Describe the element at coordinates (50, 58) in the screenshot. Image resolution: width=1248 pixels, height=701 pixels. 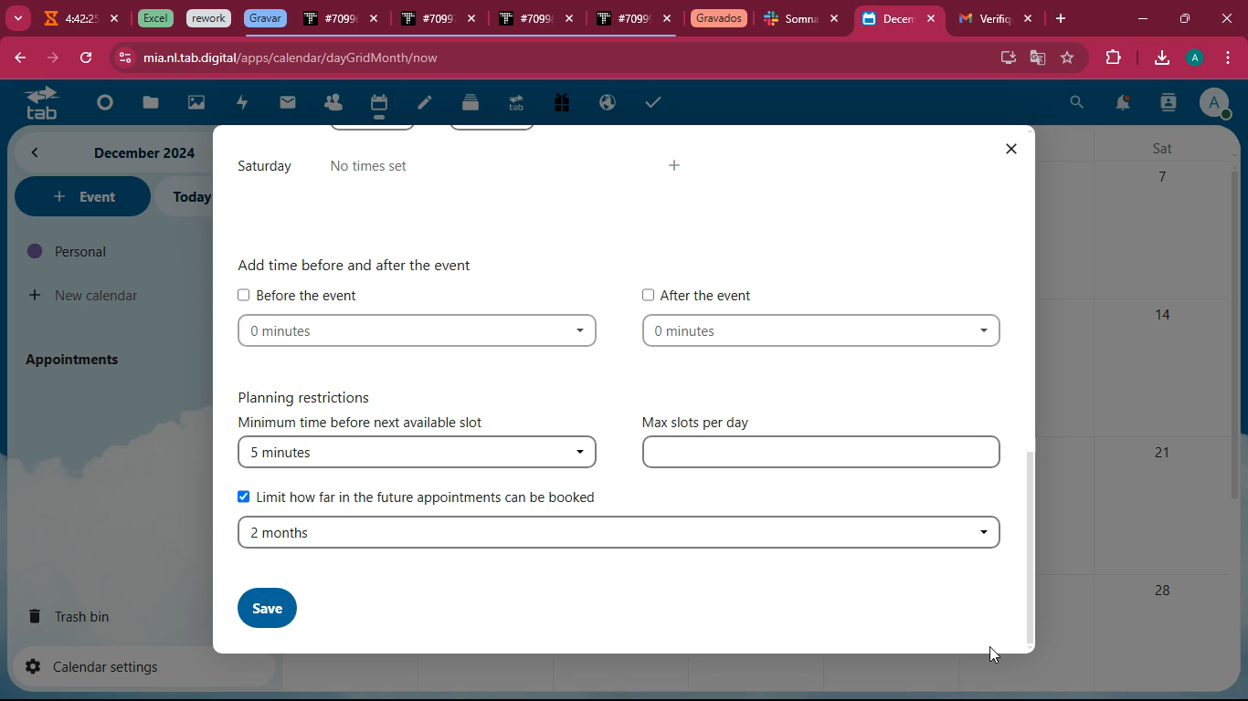
I see `forward` at that location.